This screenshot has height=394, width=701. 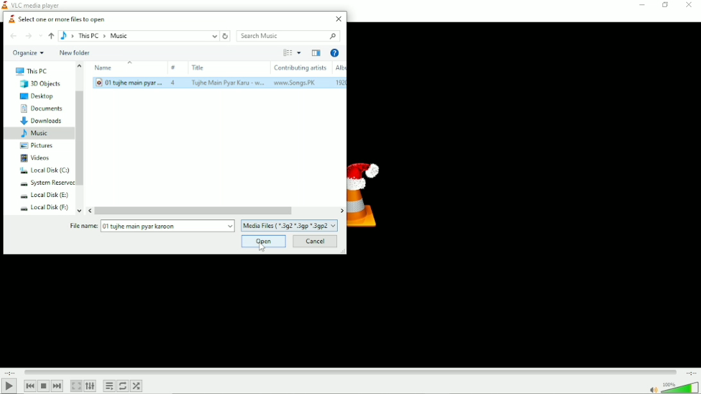 What do you see at coordinates (38, 84) in the screenshot?
I see `3D Objects` at bounding box center [38, 84].